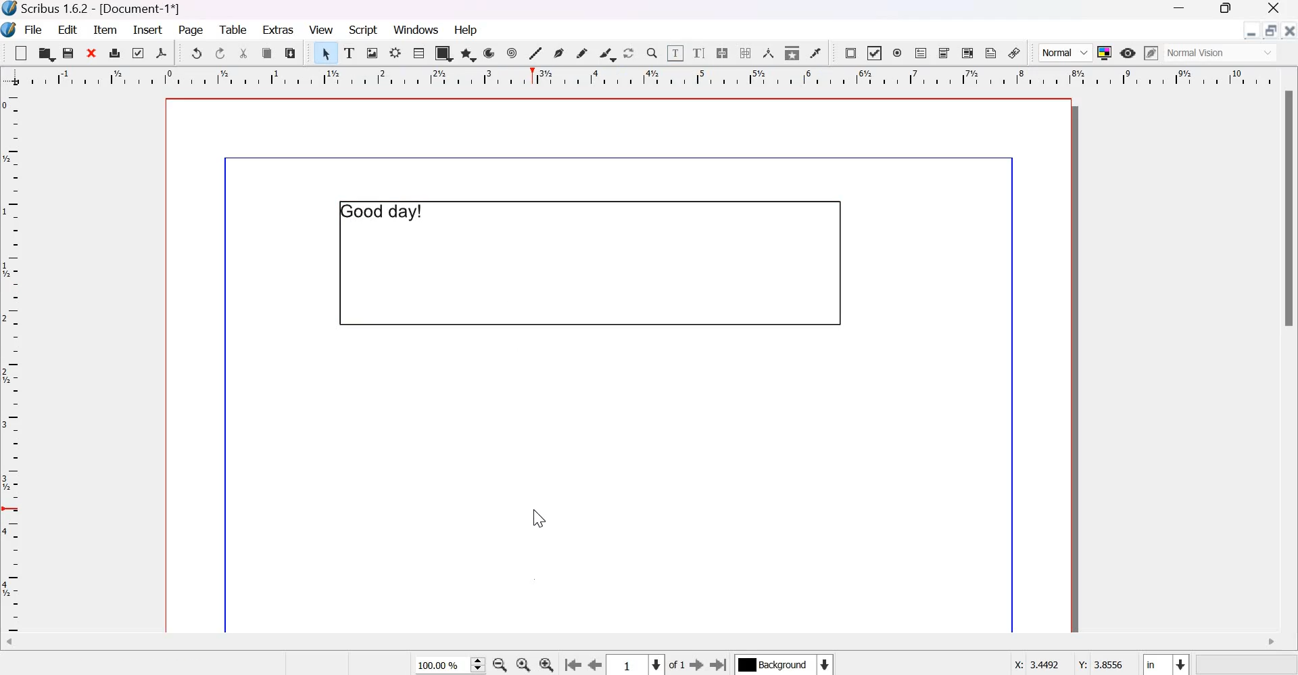  I want to click on , so click(629, 53).